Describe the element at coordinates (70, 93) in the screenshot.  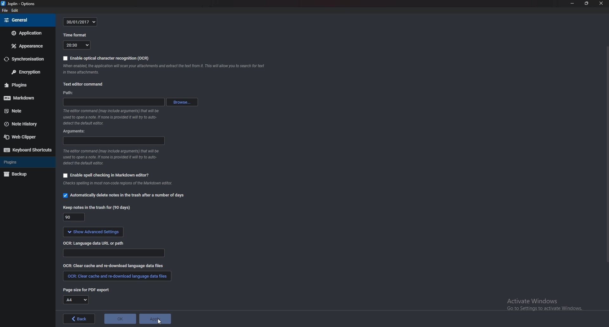
I see `path` at that location.